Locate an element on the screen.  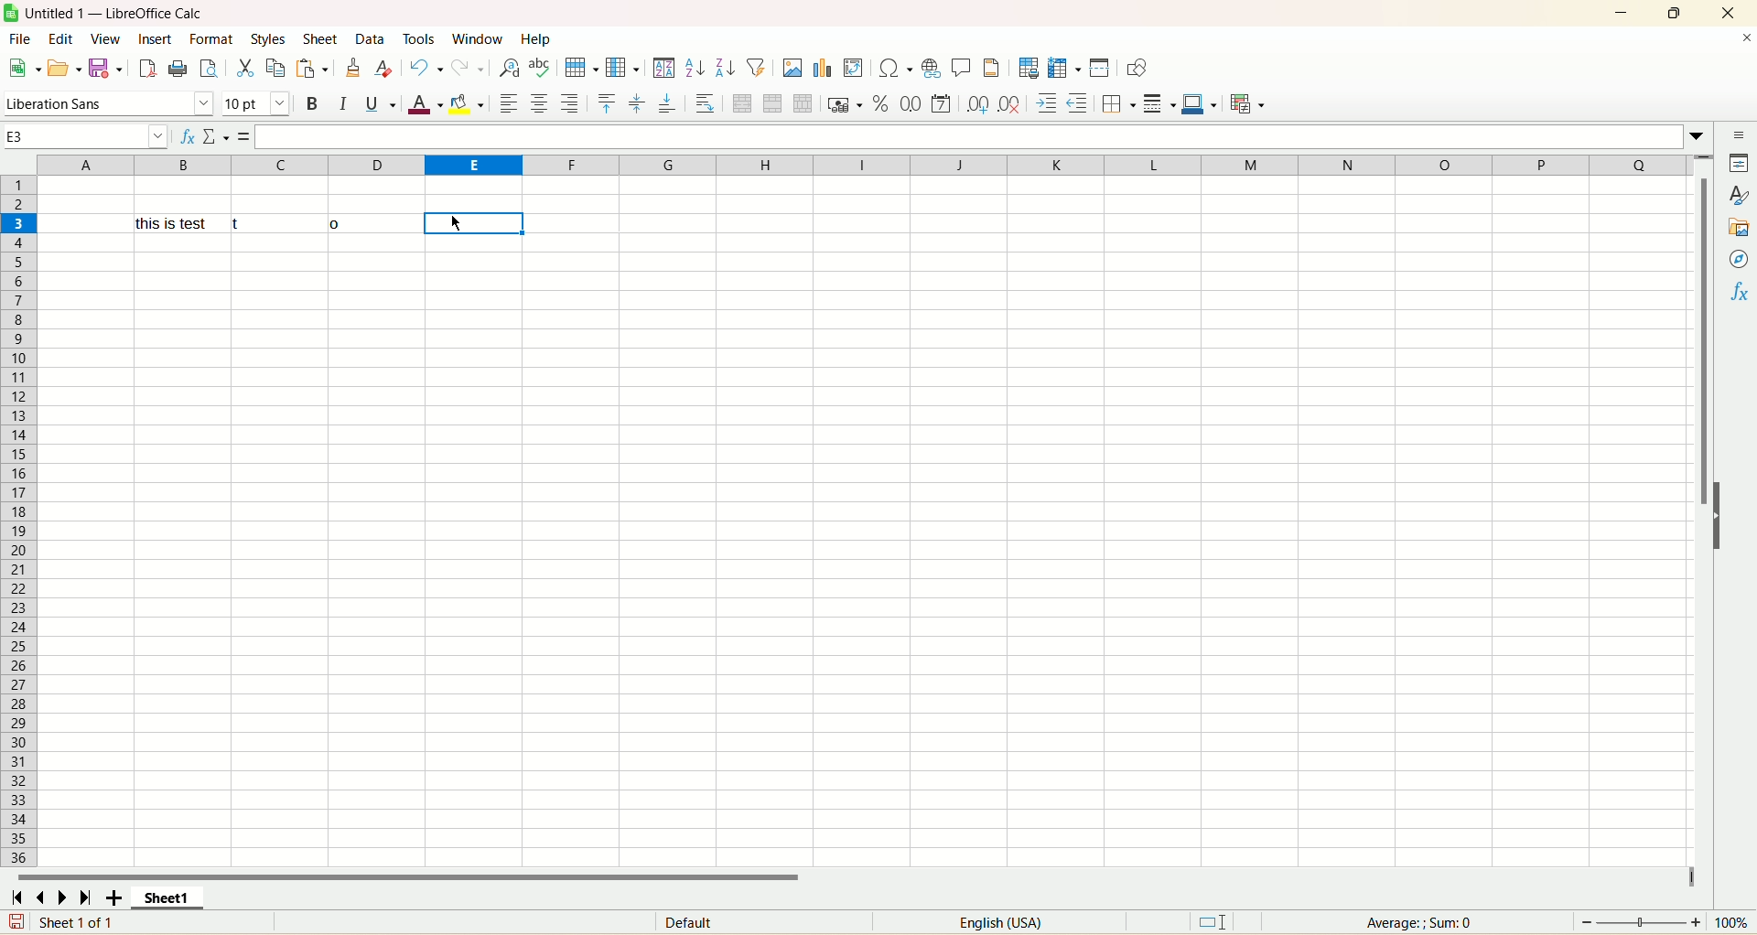
border is located at coordinates (1118, 103).